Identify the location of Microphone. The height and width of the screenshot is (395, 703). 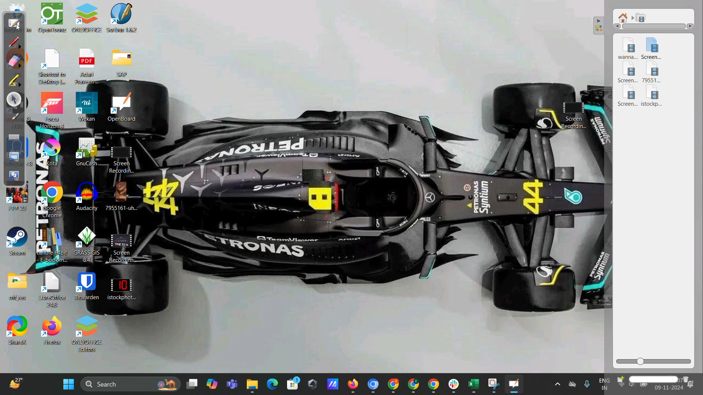
(587, 383).